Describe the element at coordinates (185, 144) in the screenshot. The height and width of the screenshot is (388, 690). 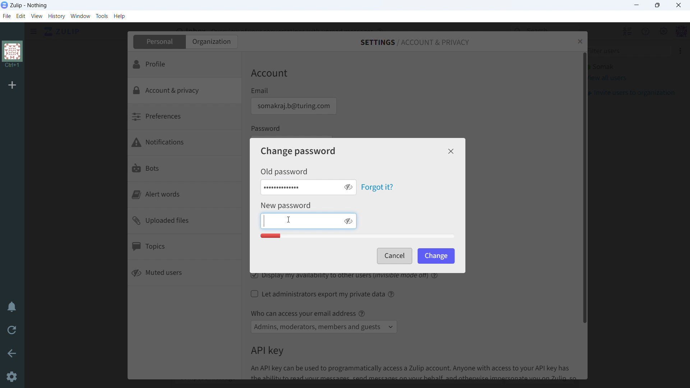
I see `notifications` at that location.